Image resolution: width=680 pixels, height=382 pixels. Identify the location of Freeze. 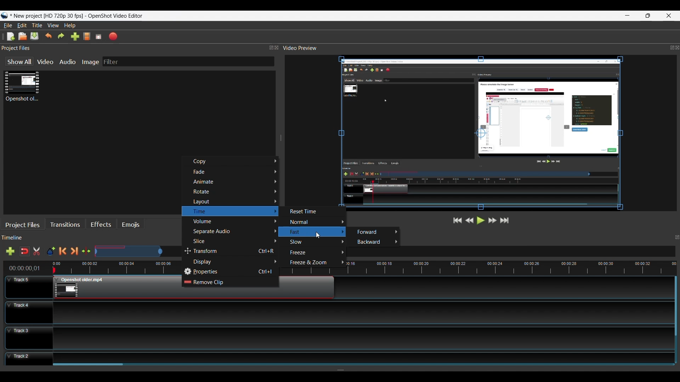
(315, 253).